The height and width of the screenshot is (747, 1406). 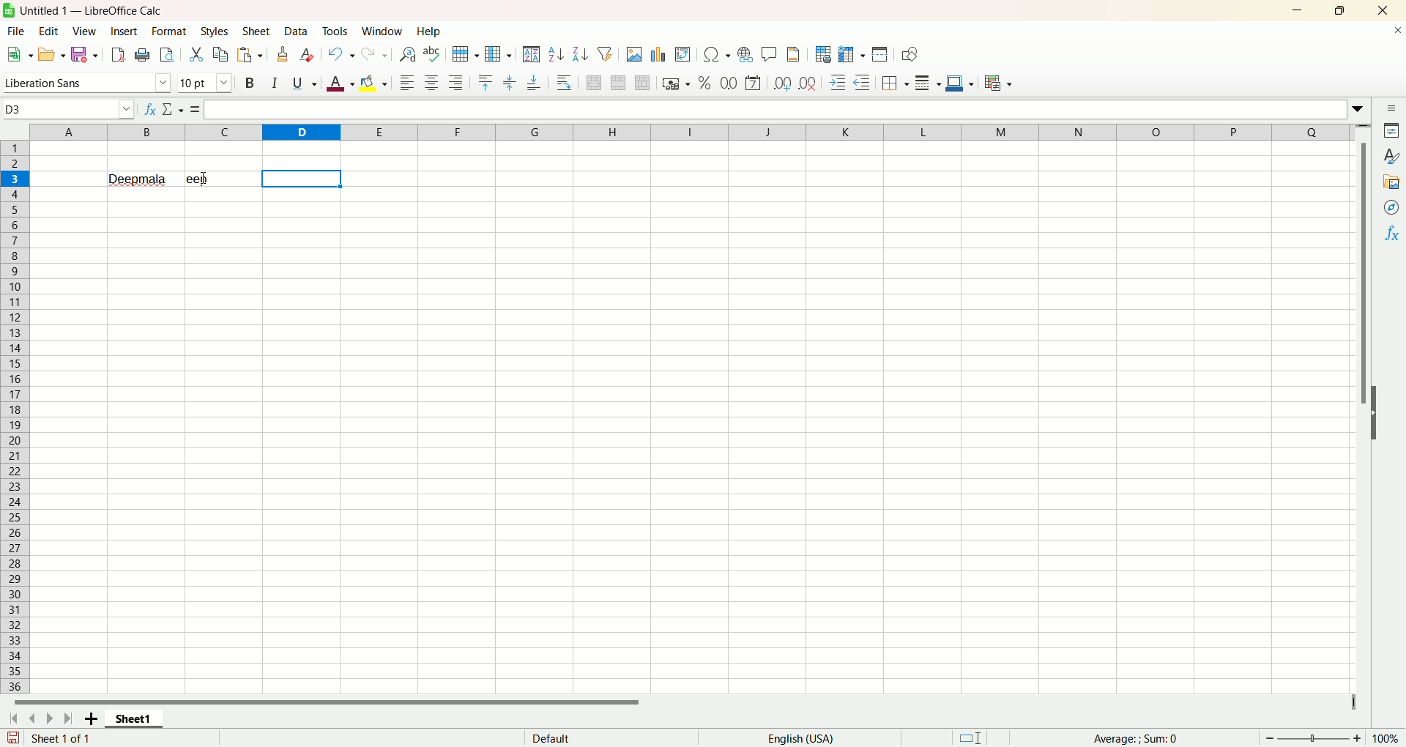 I want to click on Paste, so click(x=250, y=54).